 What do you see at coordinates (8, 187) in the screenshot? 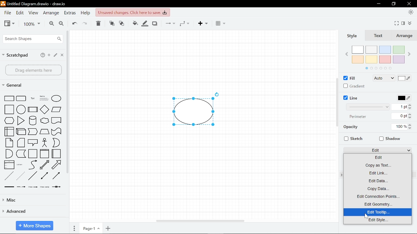
I see `link` at bounding box center [8, 187].